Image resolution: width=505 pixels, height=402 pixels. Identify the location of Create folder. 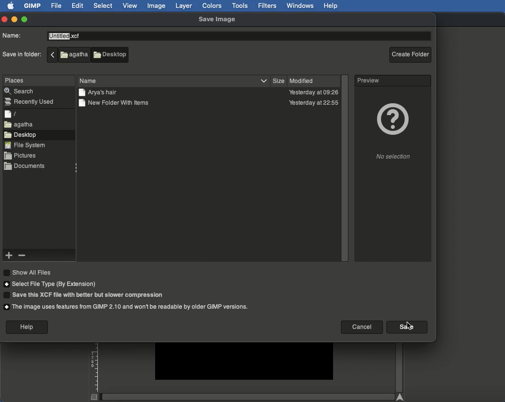
(410, 53).